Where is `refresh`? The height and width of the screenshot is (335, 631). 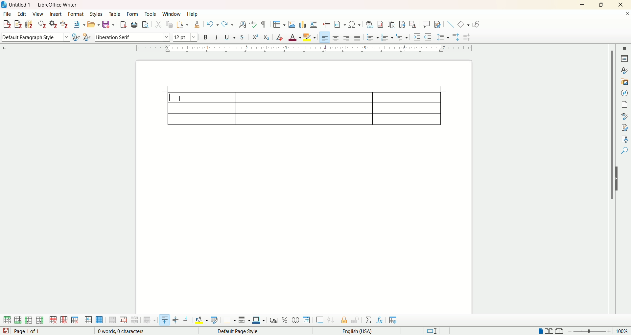
refresh is located at coordinates (42, 23).